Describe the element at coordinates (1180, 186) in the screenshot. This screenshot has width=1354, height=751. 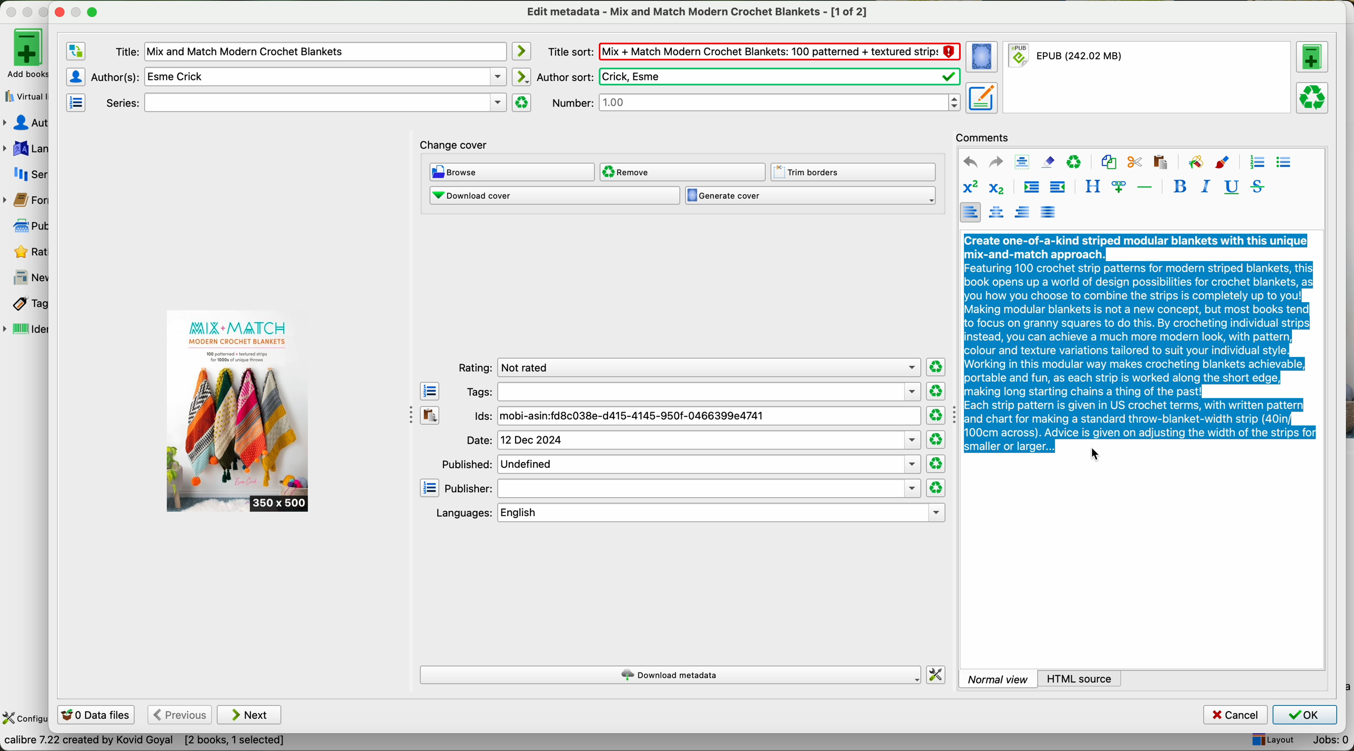
I see `bold` at that location.